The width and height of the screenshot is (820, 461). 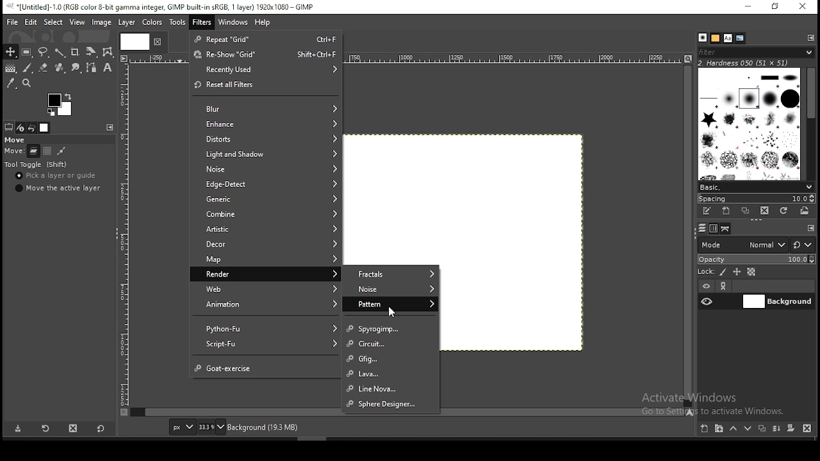 I want to click on new layer group, so click(x=721, y=428).